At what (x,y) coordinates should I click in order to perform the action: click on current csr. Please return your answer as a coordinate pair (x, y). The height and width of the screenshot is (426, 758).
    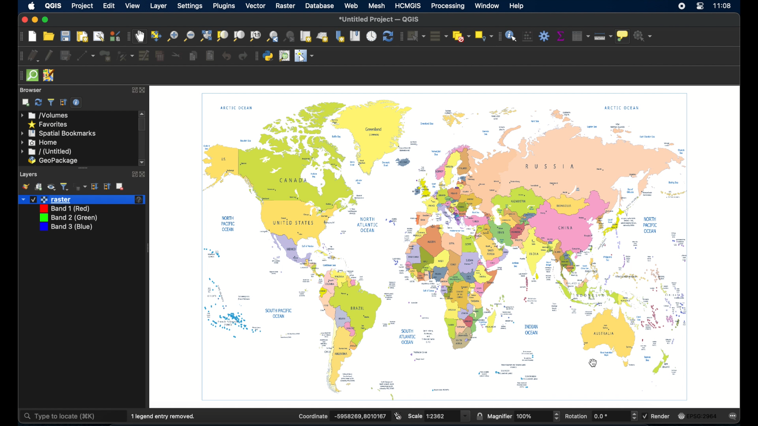
    Looking at the image, I should click on (700, 416).